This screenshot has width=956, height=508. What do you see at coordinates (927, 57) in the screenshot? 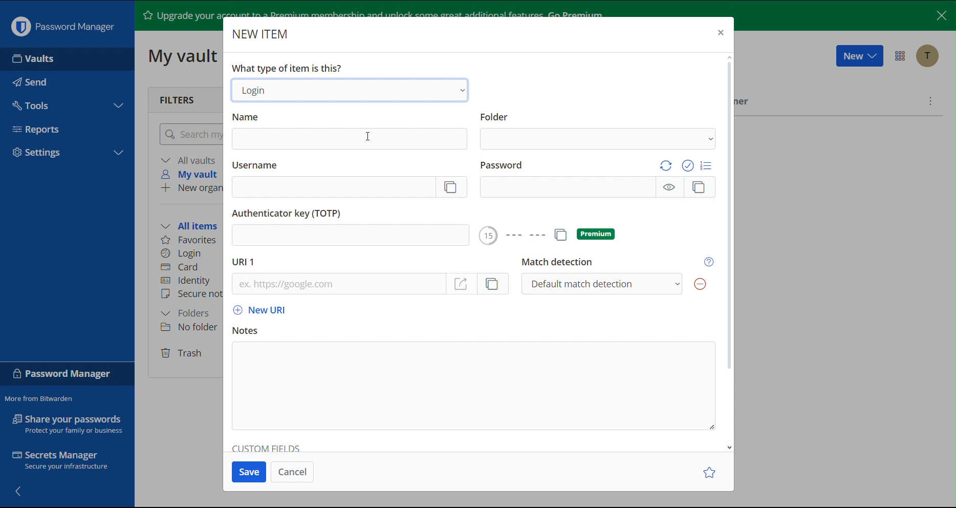
I see `Account` at bounding box center [927, 57].